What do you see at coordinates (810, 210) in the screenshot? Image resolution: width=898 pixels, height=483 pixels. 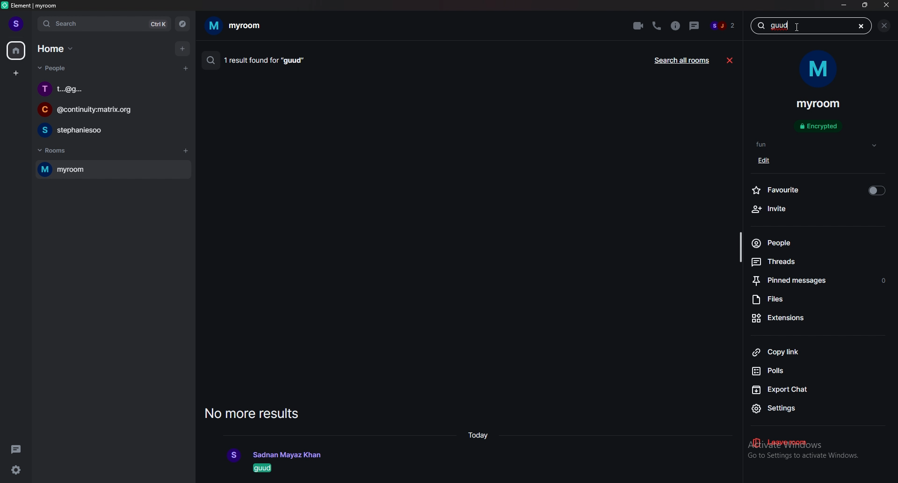 I see `invite` at bounding box center [810, 210].